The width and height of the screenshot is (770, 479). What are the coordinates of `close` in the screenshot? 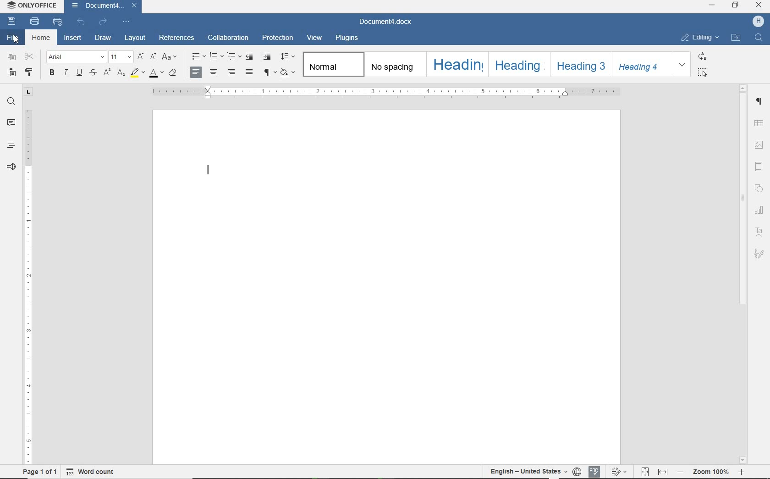 It's located at (759, 5).